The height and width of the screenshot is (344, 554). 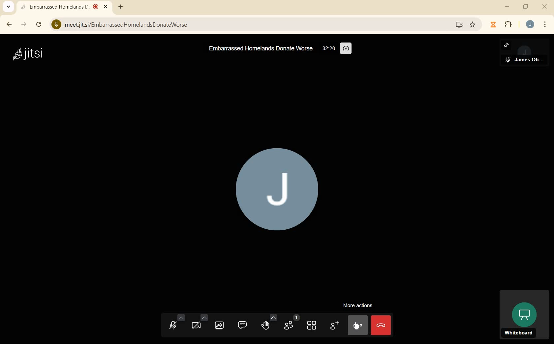 What do you see at coordinates (23, 25) in the screenshot?
I see `forward` at bounding box center [23, 25].